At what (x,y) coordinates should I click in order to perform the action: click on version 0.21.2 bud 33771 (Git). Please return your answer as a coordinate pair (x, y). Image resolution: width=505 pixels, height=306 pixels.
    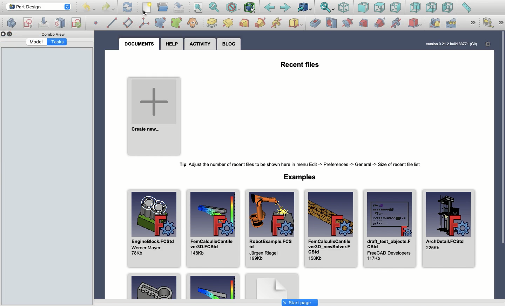
    Looking at the image, I should click on (451, 45).